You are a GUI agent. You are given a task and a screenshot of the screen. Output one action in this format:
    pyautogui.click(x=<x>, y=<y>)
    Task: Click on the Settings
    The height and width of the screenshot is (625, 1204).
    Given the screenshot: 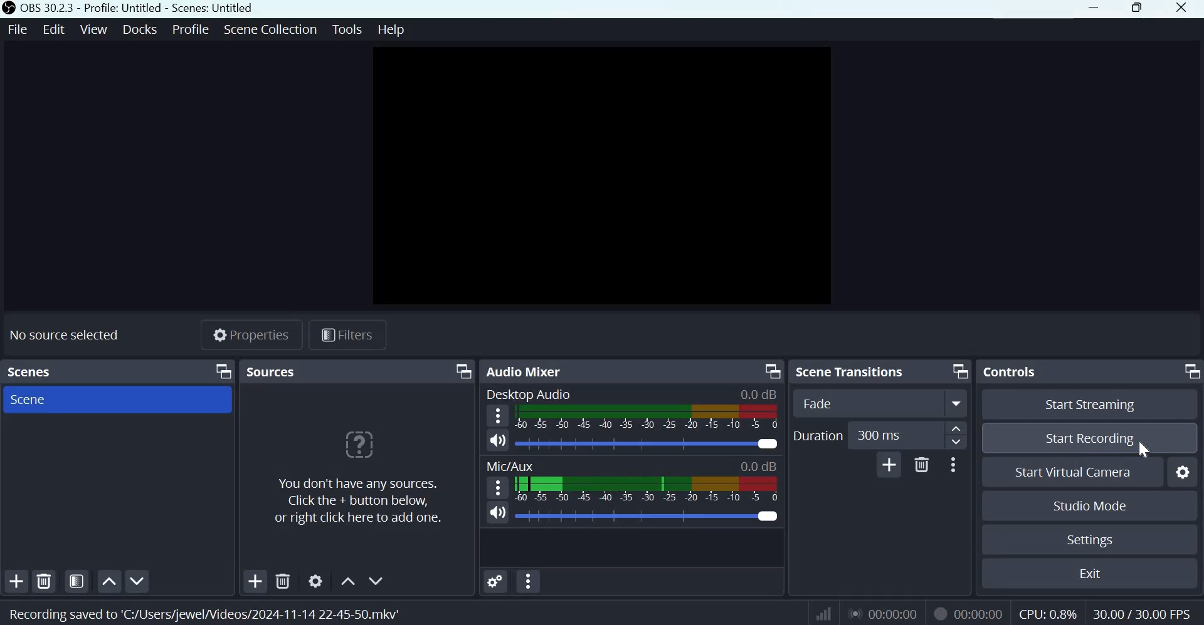 What is the action you would take?
    pyautogui.click(x=1090, y=540)
    